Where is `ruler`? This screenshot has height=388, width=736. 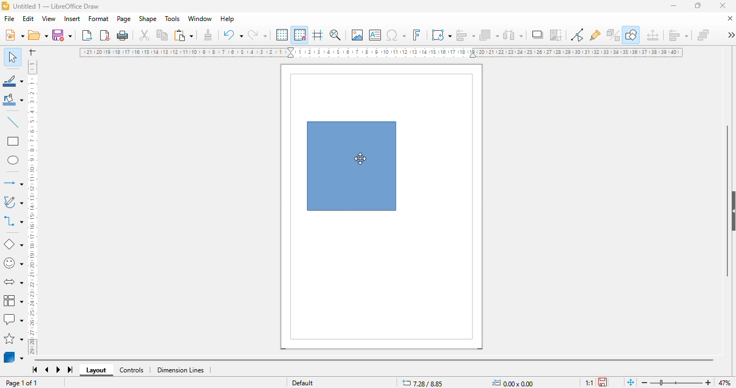 ruler is located at coordinates (33, 206).